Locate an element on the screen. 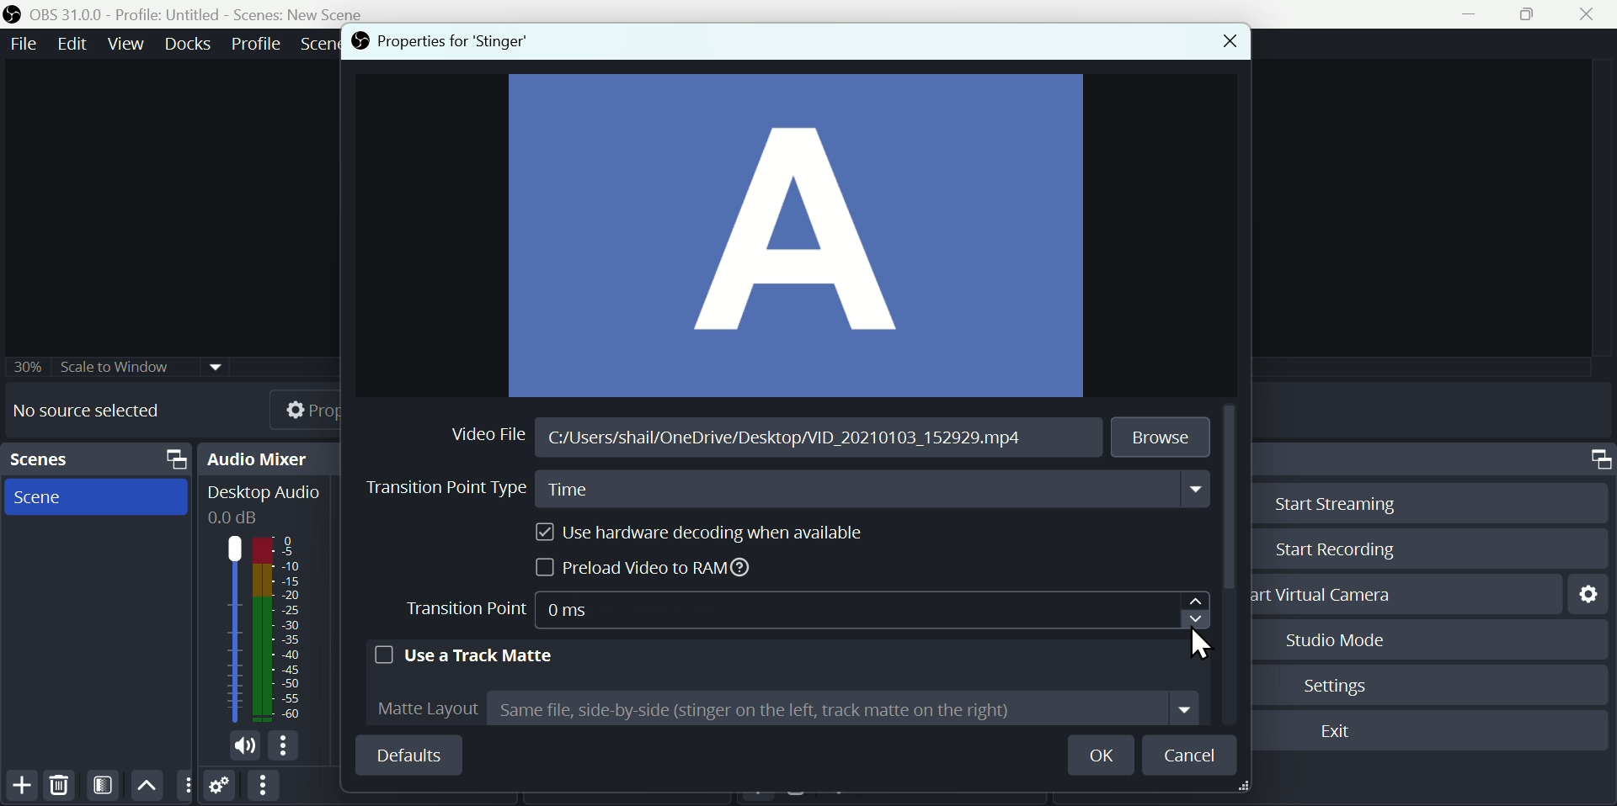 This screenshot has height=806, width=1617. 0MS is located at coordinates (597, 609).